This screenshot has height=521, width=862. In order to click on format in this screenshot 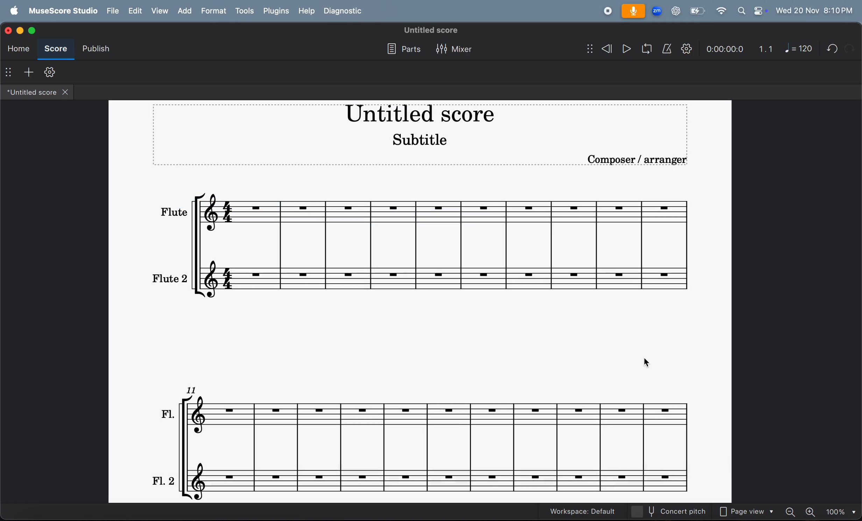, I will do `click(215, 11)`.